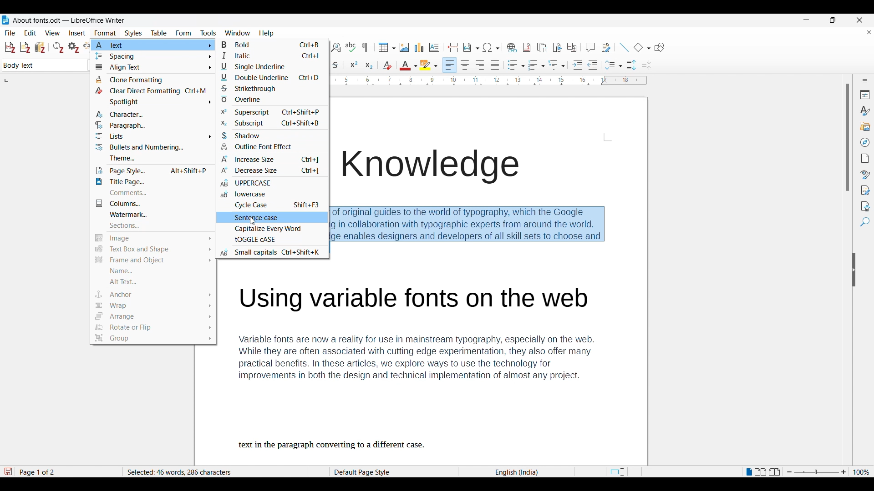 The height and width of the screenshot is (491, 874). I want to click on Increase size, so click(272, 159).